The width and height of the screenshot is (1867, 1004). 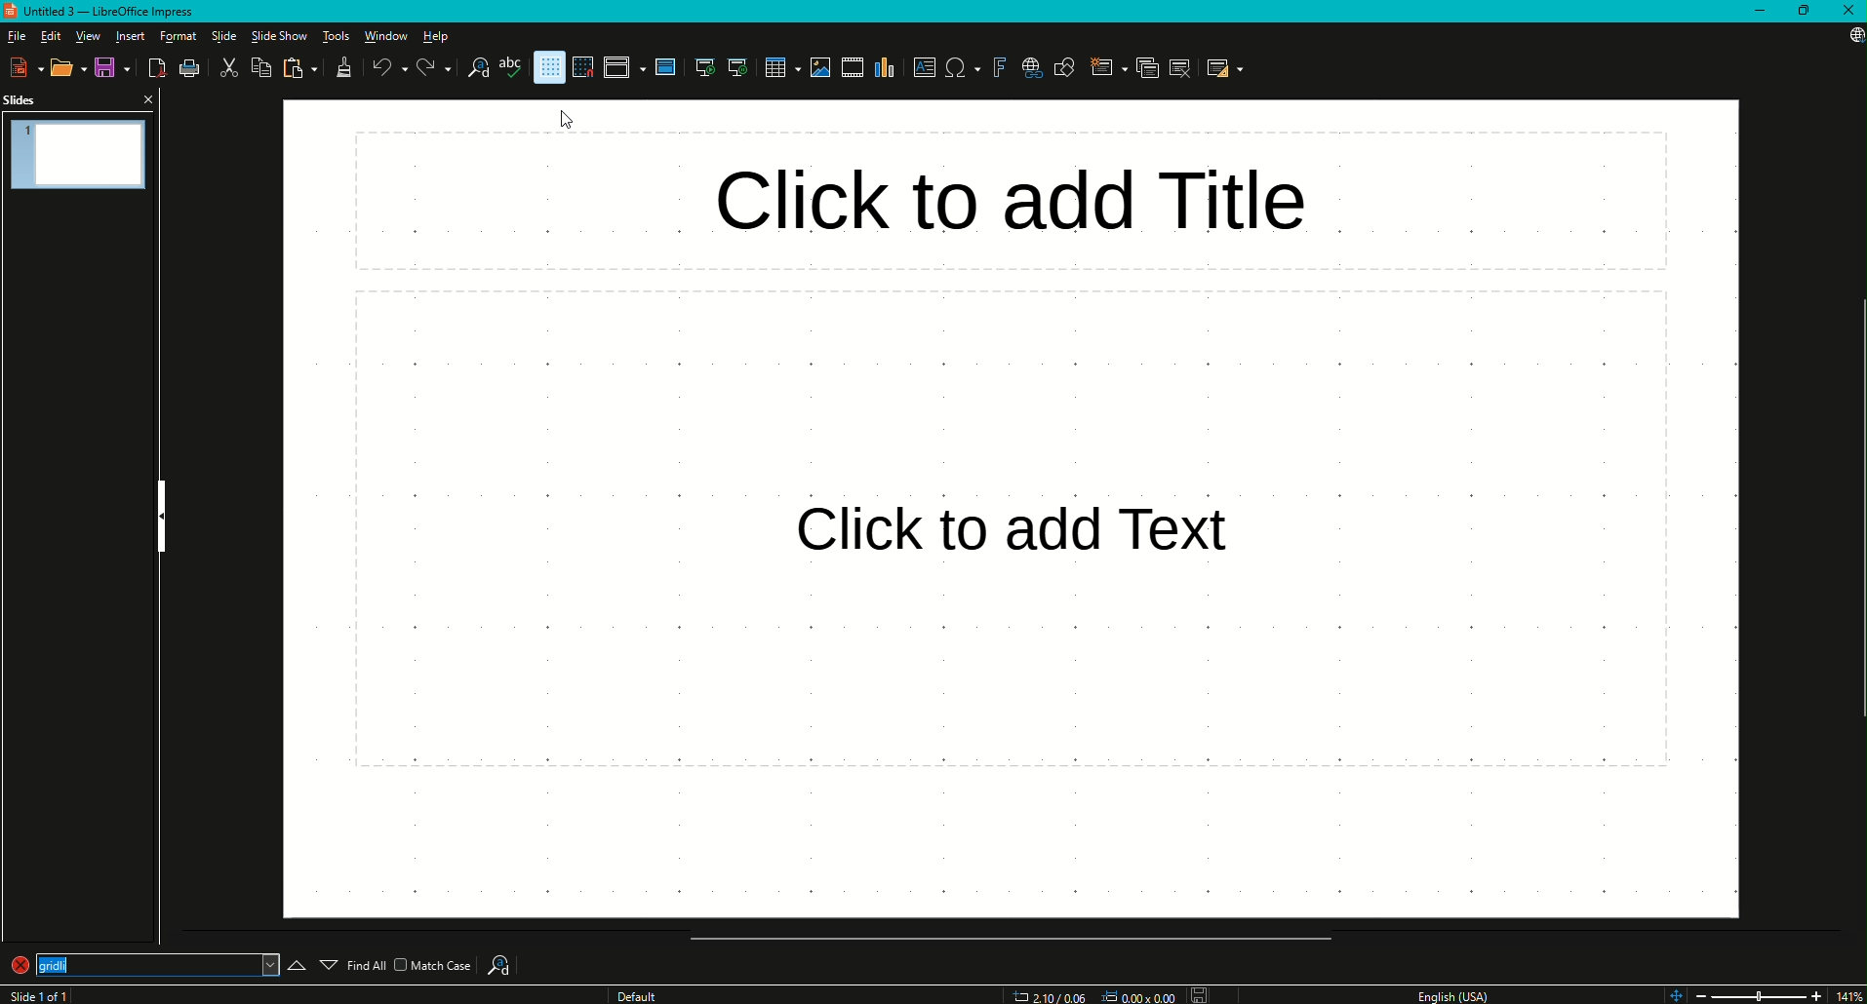 What do you see at coordinates (1013, 532) in the screenshot?
I see `Click to add text` at bounding box center [1013, 532].